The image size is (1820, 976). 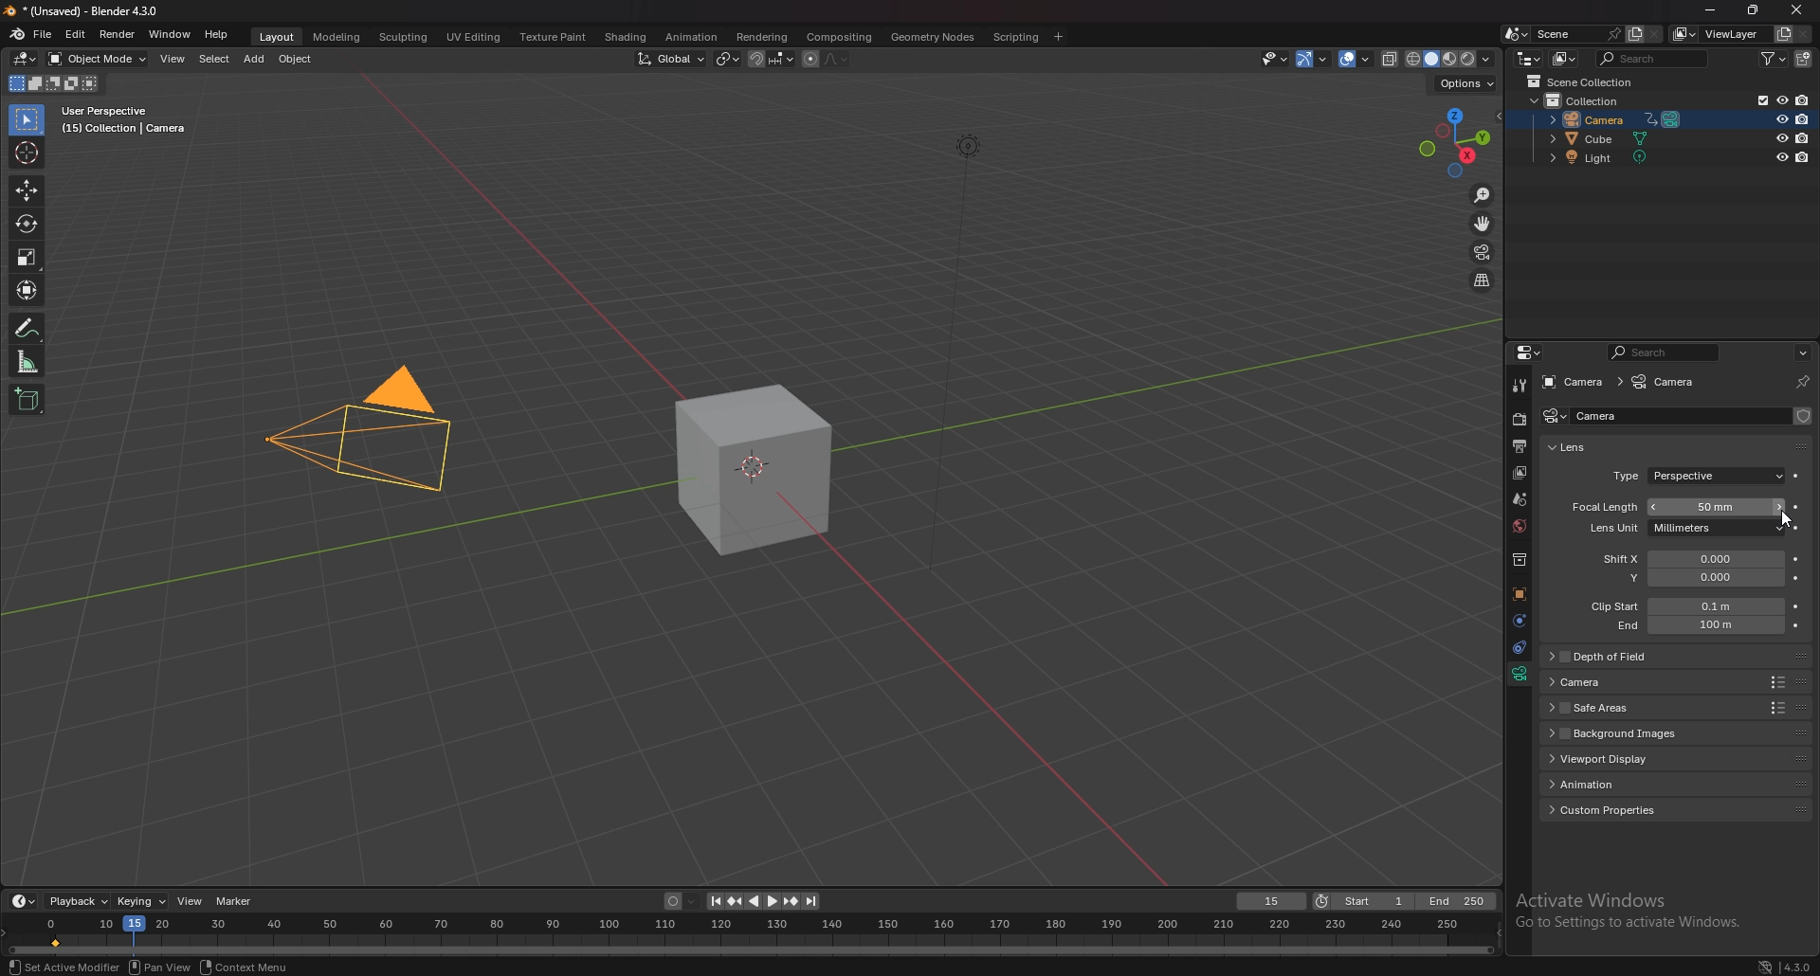 I want to click on start, so click(x=1362, y=902).